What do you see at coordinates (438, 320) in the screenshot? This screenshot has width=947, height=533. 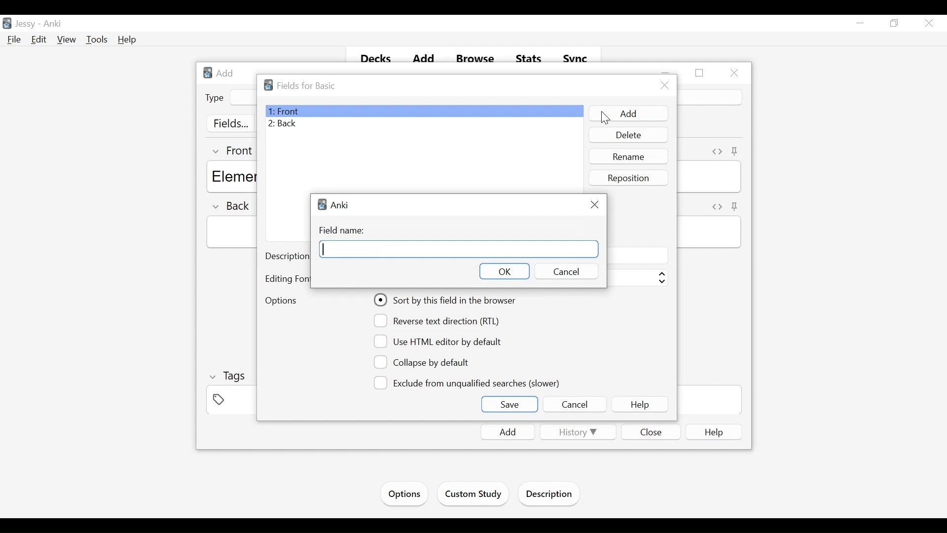 I see `(un)select reverse text direction (RTL)` at bounding box center [438, 320].